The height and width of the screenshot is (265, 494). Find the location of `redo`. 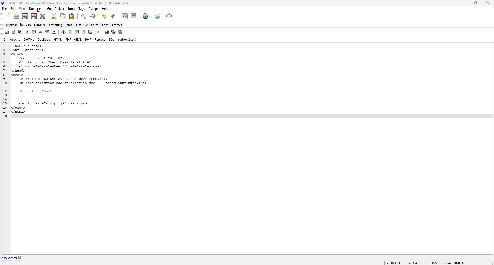

redo is located at coordinates (114, 16).